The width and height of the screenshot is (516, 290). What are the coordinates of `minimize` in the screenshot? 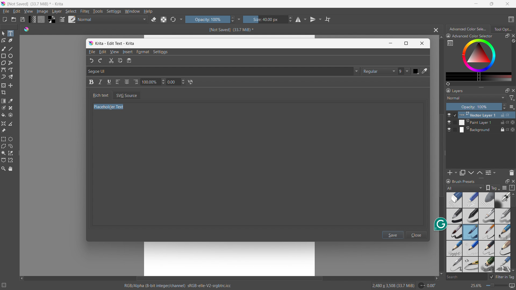 It's located at (391, 43).